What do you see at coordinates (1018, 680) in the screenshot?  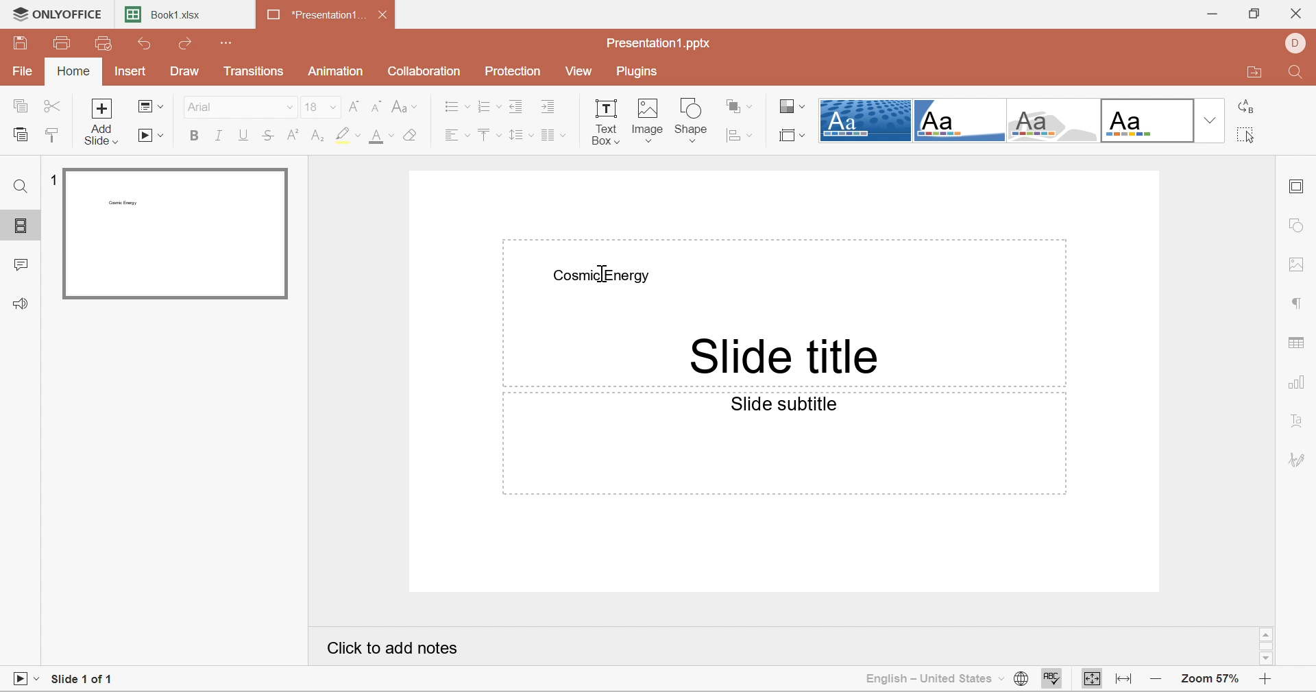 I see `Set document language` at bounding box center [1018, 680].